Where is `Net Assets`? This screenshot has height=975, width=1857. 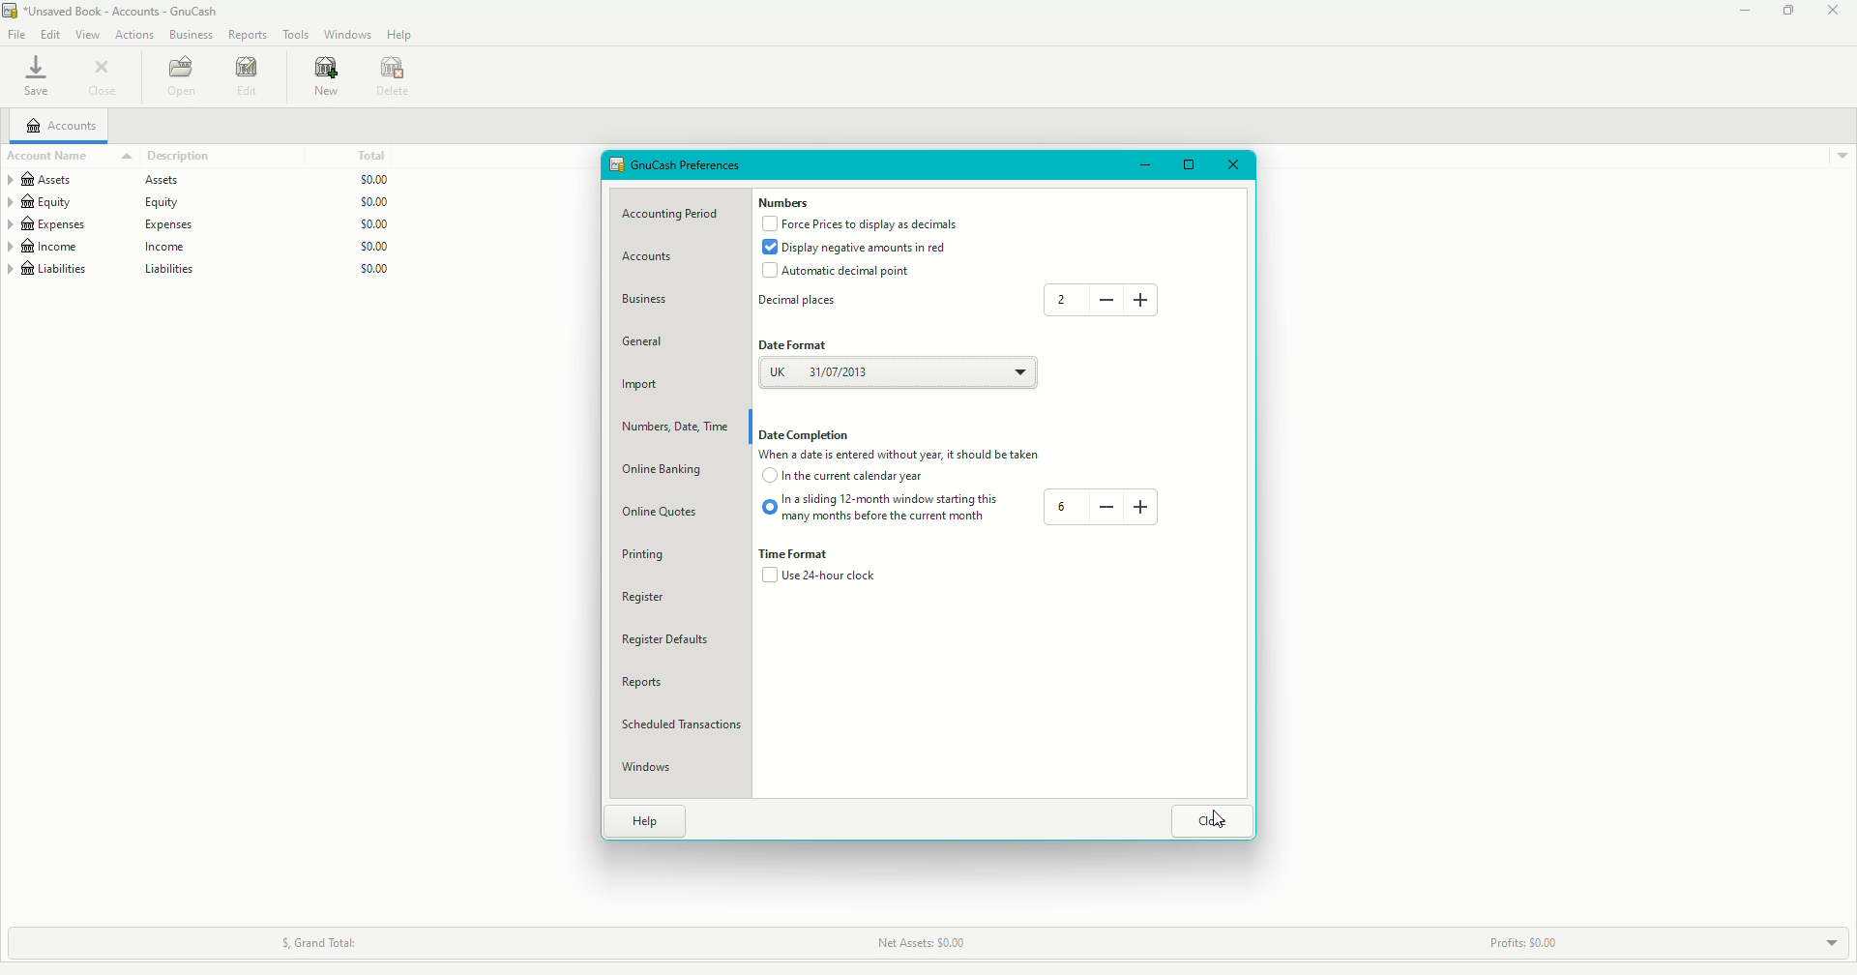 Net Assets is located at coordinates (924, 942).